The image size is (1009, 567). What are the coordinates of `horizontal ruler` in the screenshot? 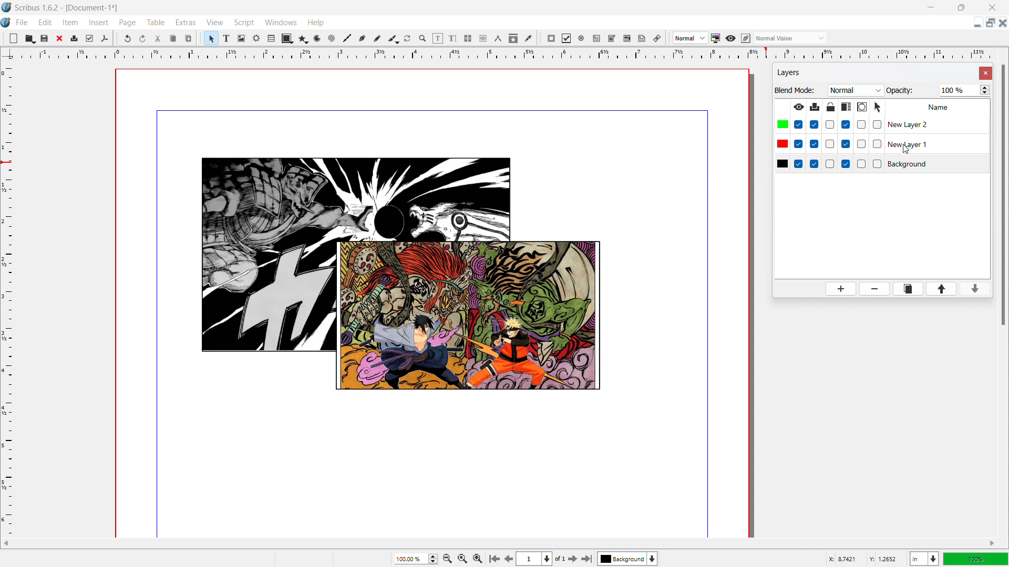 It's located at (504, 53).